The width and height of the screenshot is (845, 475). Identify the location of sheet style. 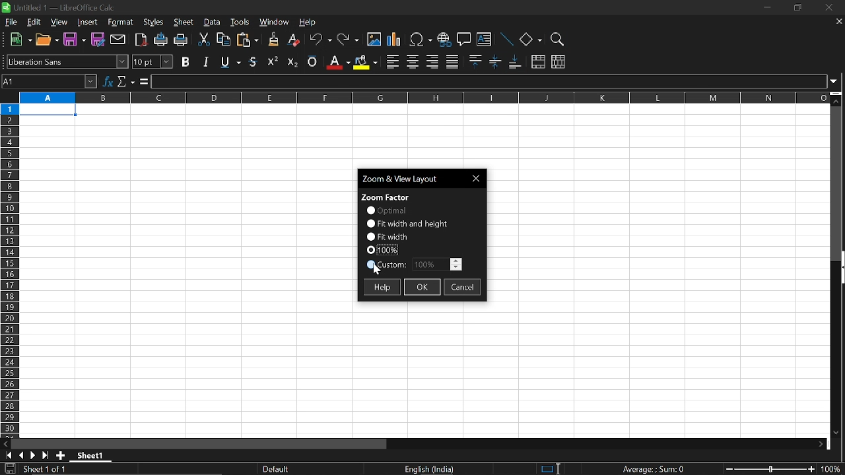
(278, 469).